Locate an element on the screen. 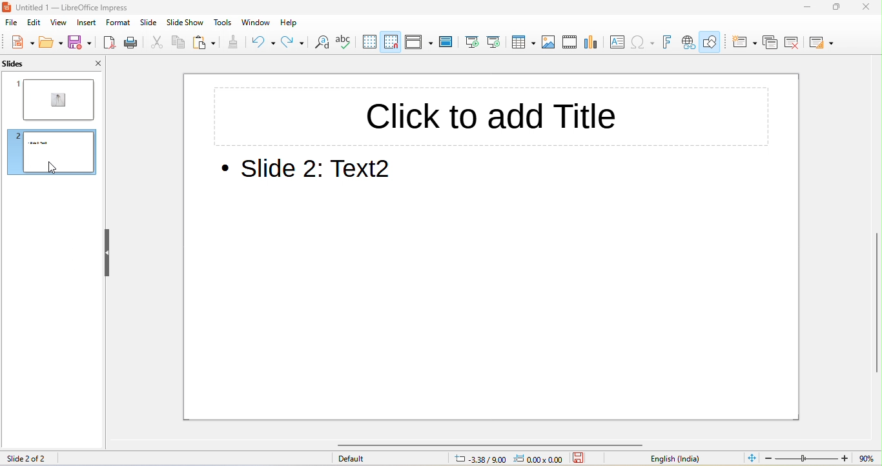 The image size is (882, 466). special character is located at coordinates (644, 42).